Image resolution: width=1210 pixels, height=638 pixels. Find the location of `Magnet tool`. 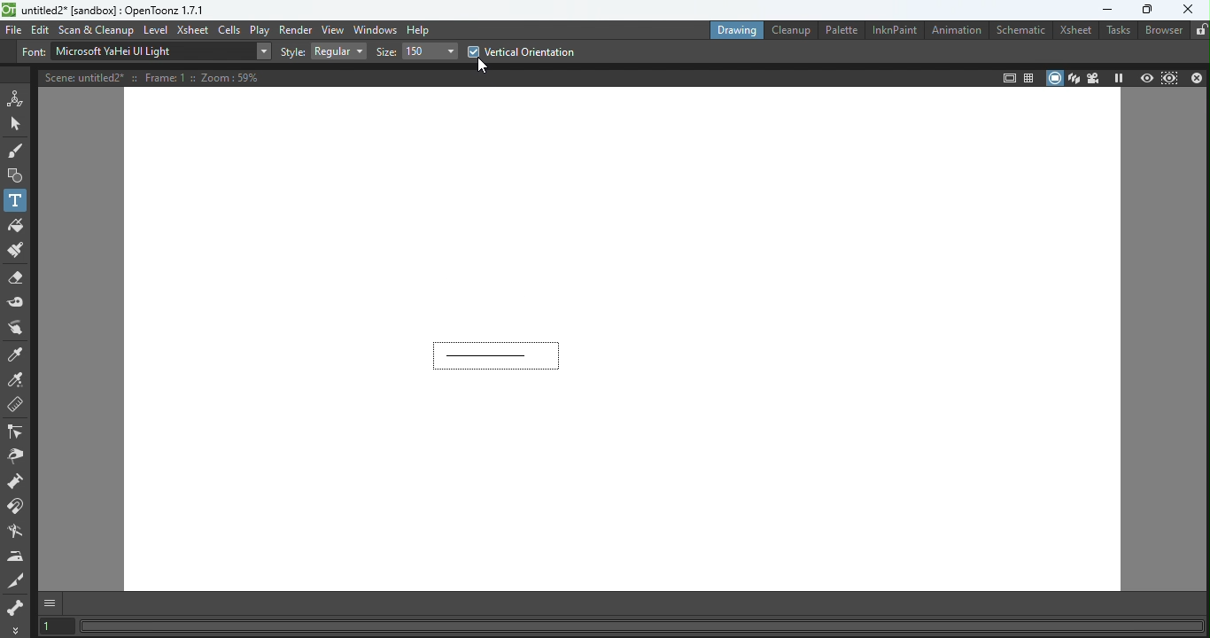

Magnet tool is located at coordinates (16, 505).